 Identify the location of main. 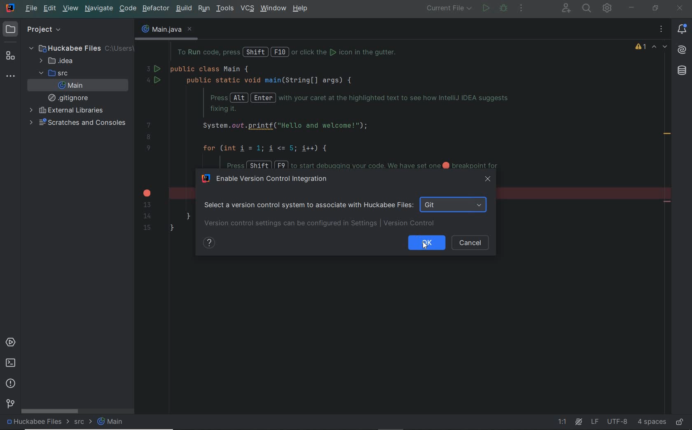
(113, 422).